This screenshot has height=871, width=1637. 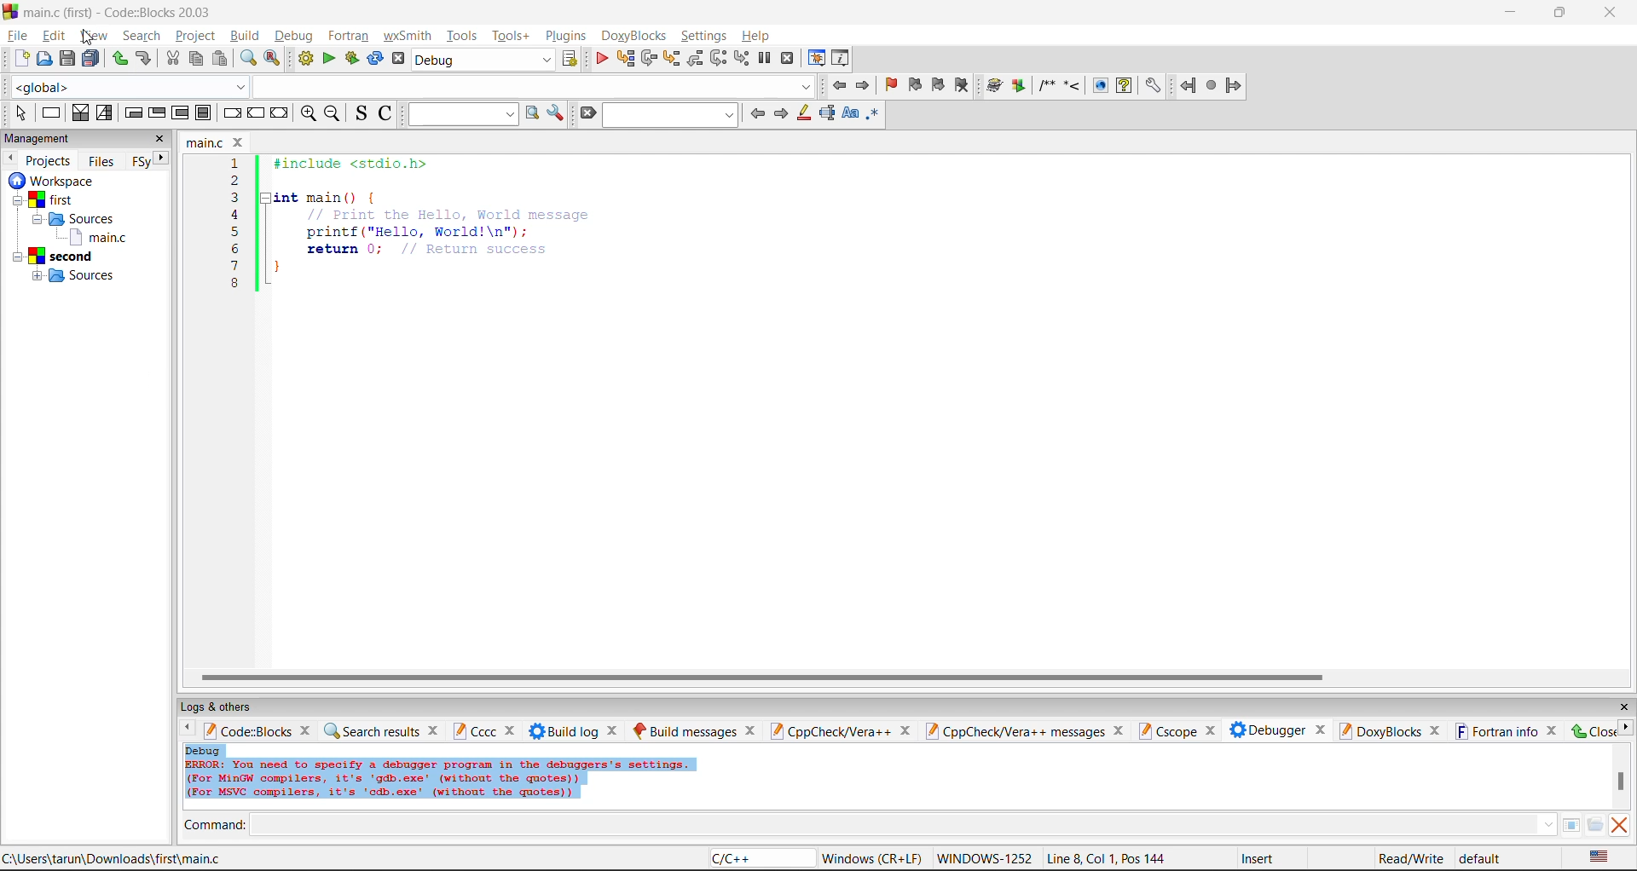 I want to click on block instruction, so click(x=204, y=112).